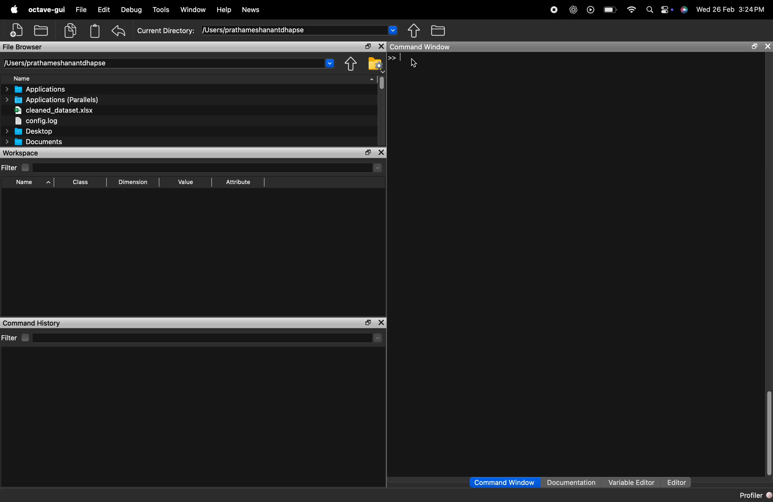 This screenshot has width=773, height=502. Describe the element at coordinates (25, 153) in the screenshot. I see `Workspace` at that location.